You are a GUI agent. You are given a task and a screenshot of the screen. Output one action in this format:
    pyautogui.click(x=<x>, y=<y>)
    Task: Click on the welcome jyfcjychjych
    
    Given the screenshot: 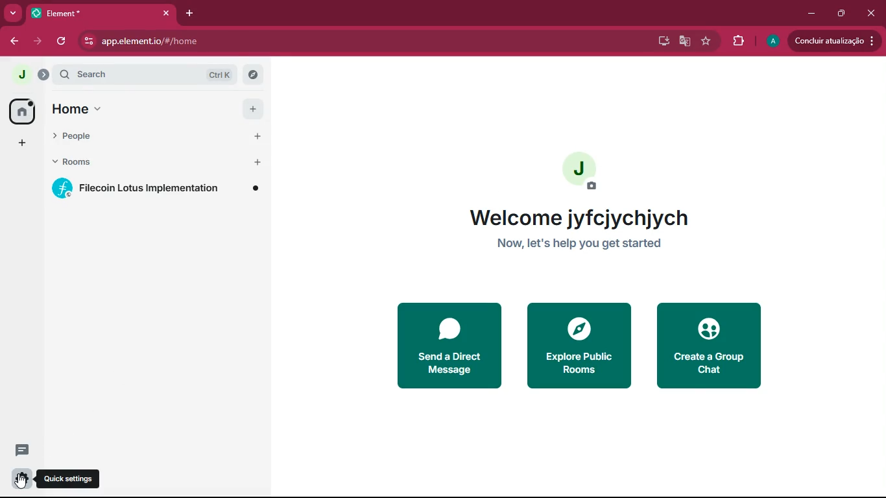 What is the action you would take?
    pyautogui.click(x=577, y=215)
    